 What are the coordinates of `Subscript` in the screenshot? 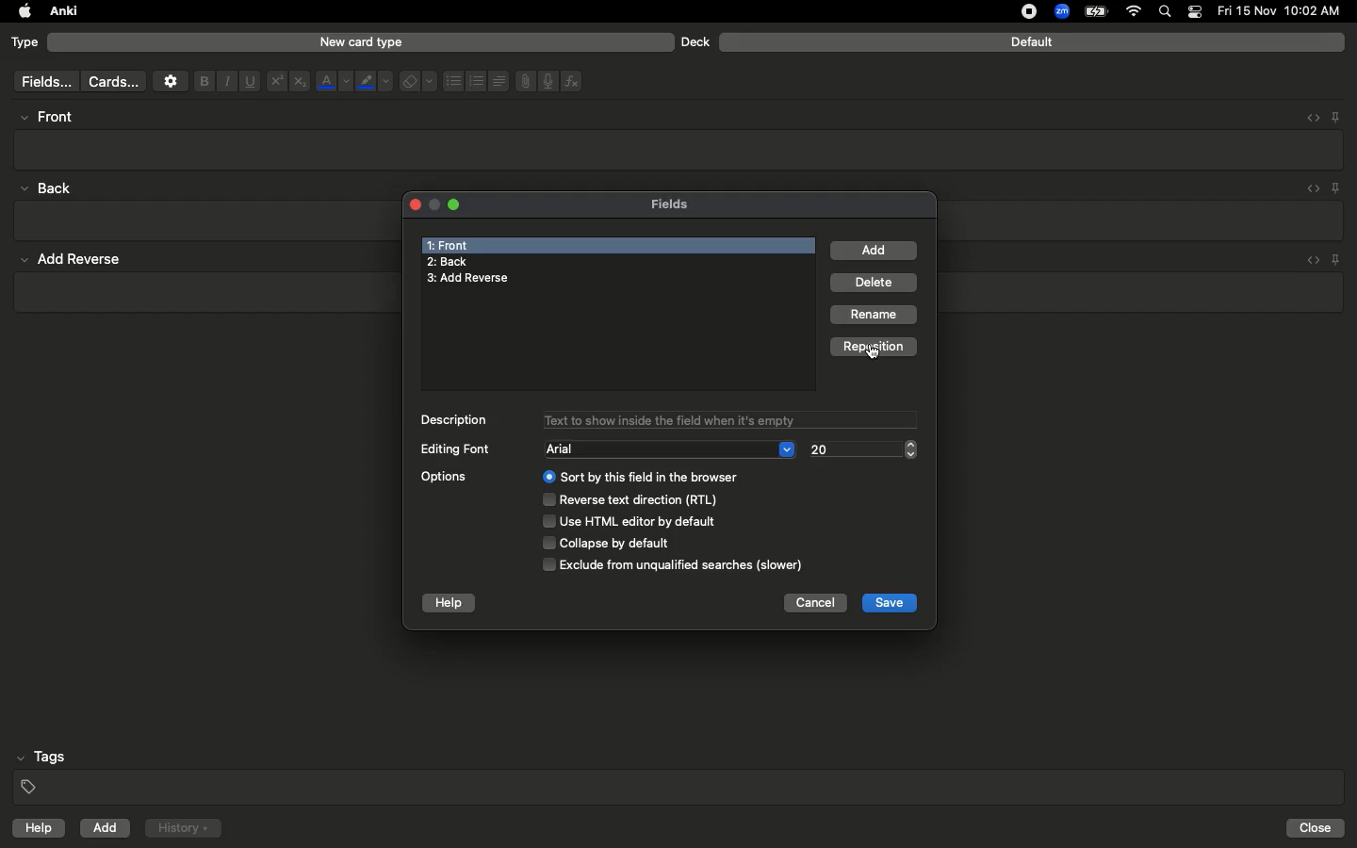 It's located at (300, 82).